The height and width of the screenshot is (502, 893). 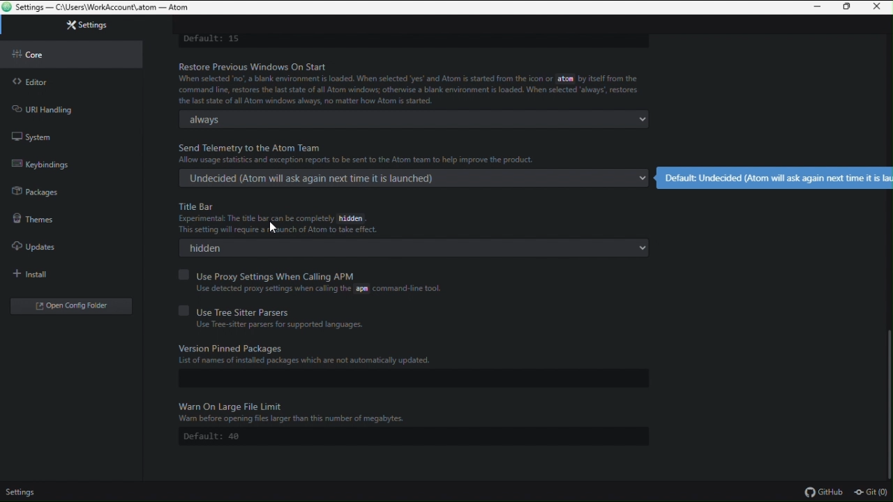 I want to click on core, so click(x=69, y=52).